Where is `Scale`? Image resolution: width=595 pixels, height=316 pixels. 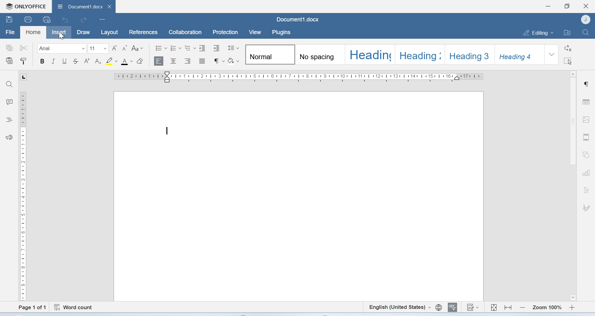
Scale is located at coordinates (300, 77).